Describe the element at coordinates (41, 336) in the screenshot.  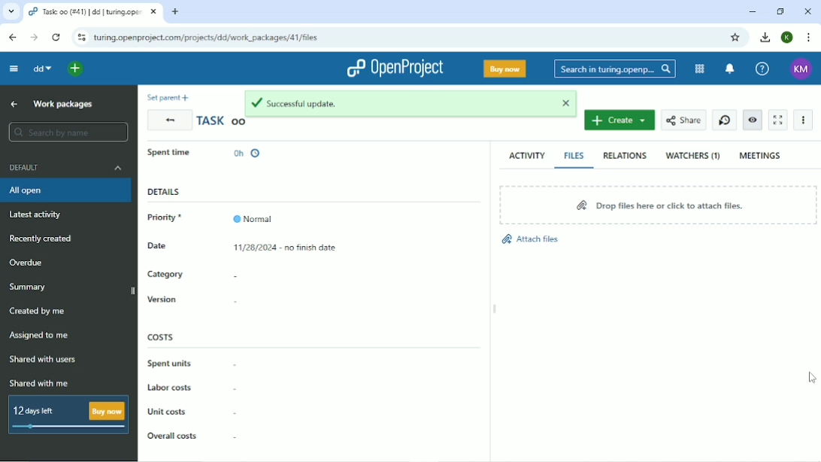
I see `Assigned to me` at that location.